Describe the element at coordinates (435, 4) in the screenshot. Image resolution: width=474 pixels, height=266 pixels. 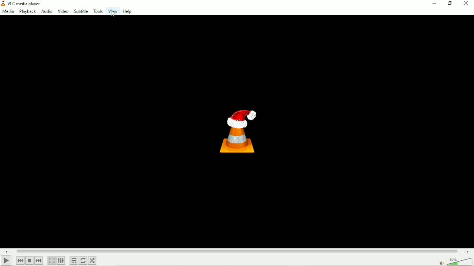
I see `Minimize` at that location.